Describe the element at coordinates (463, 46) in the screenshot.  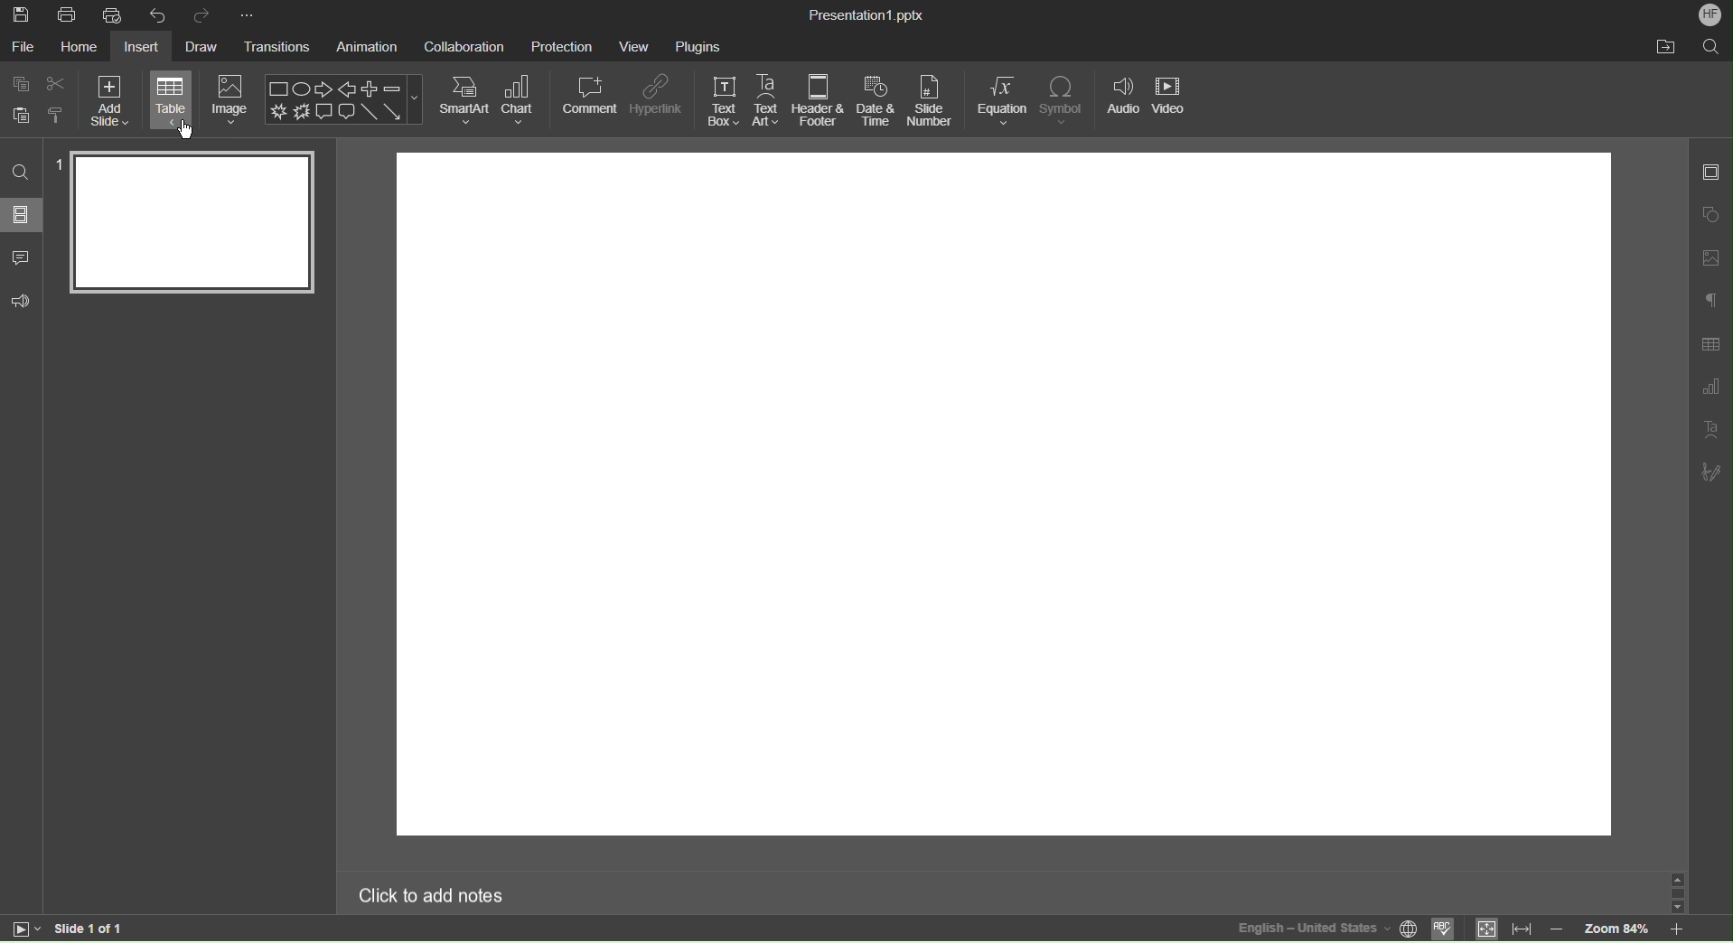
I see `Collaboration` at that location.